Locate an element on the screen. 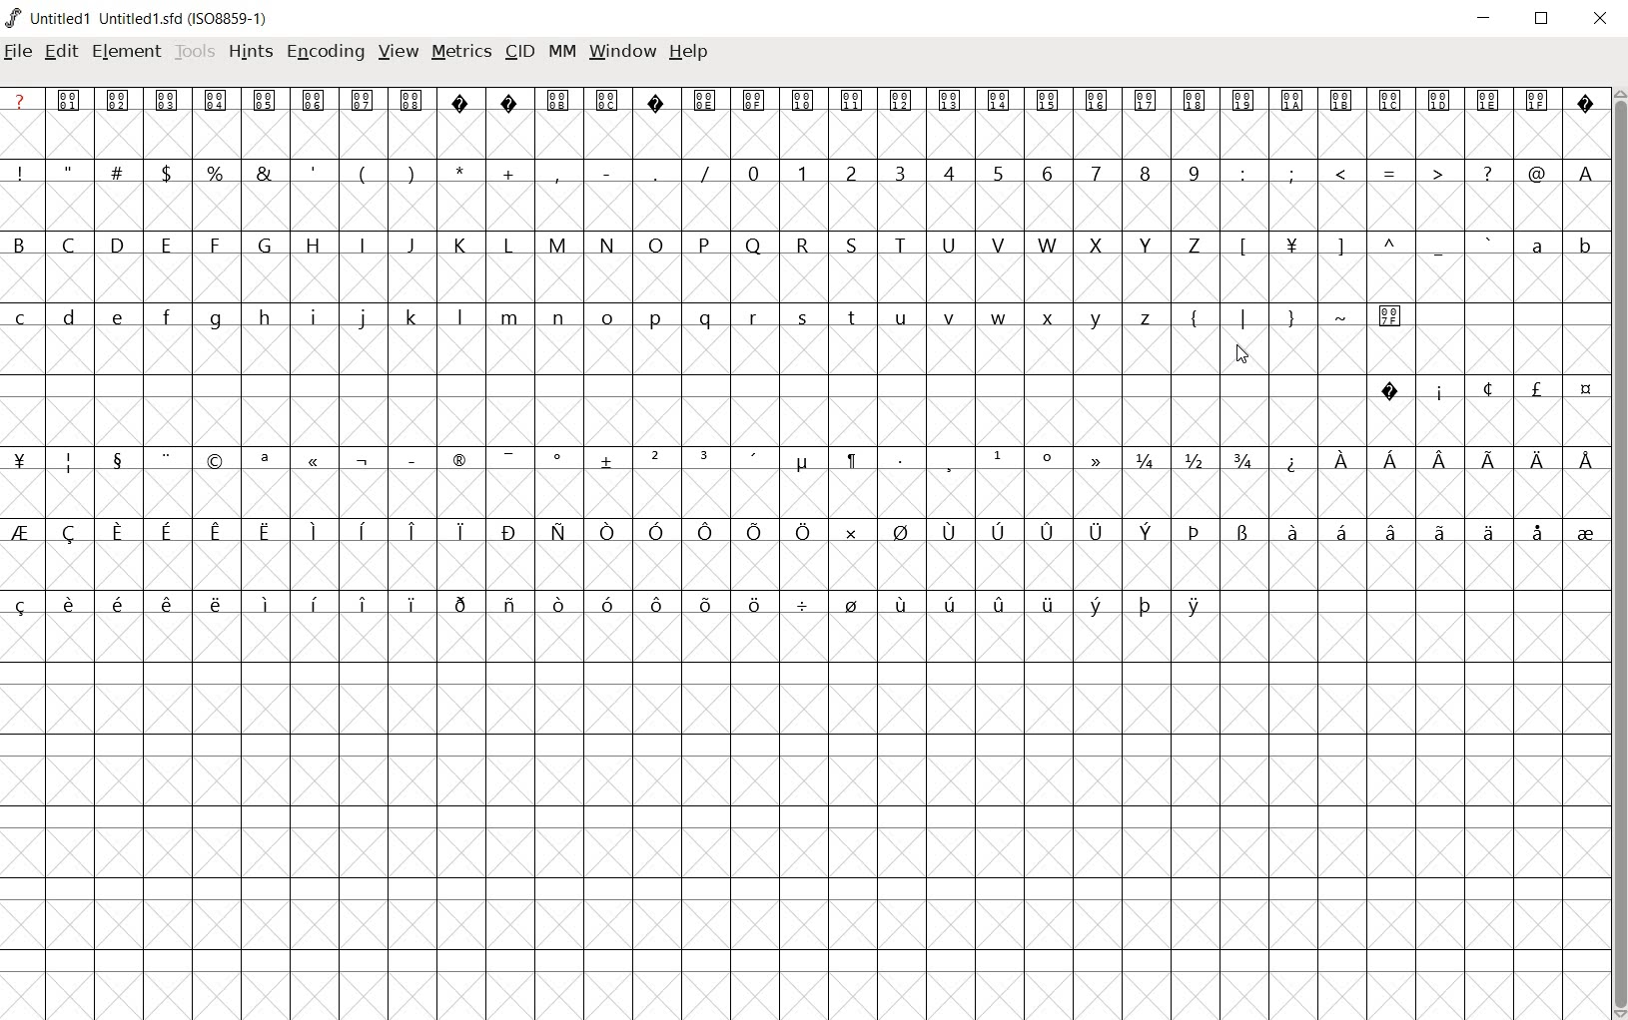 Image resolution: width=1628 pixels, height=1020 pixels. view is located at coordinates (399, 49).